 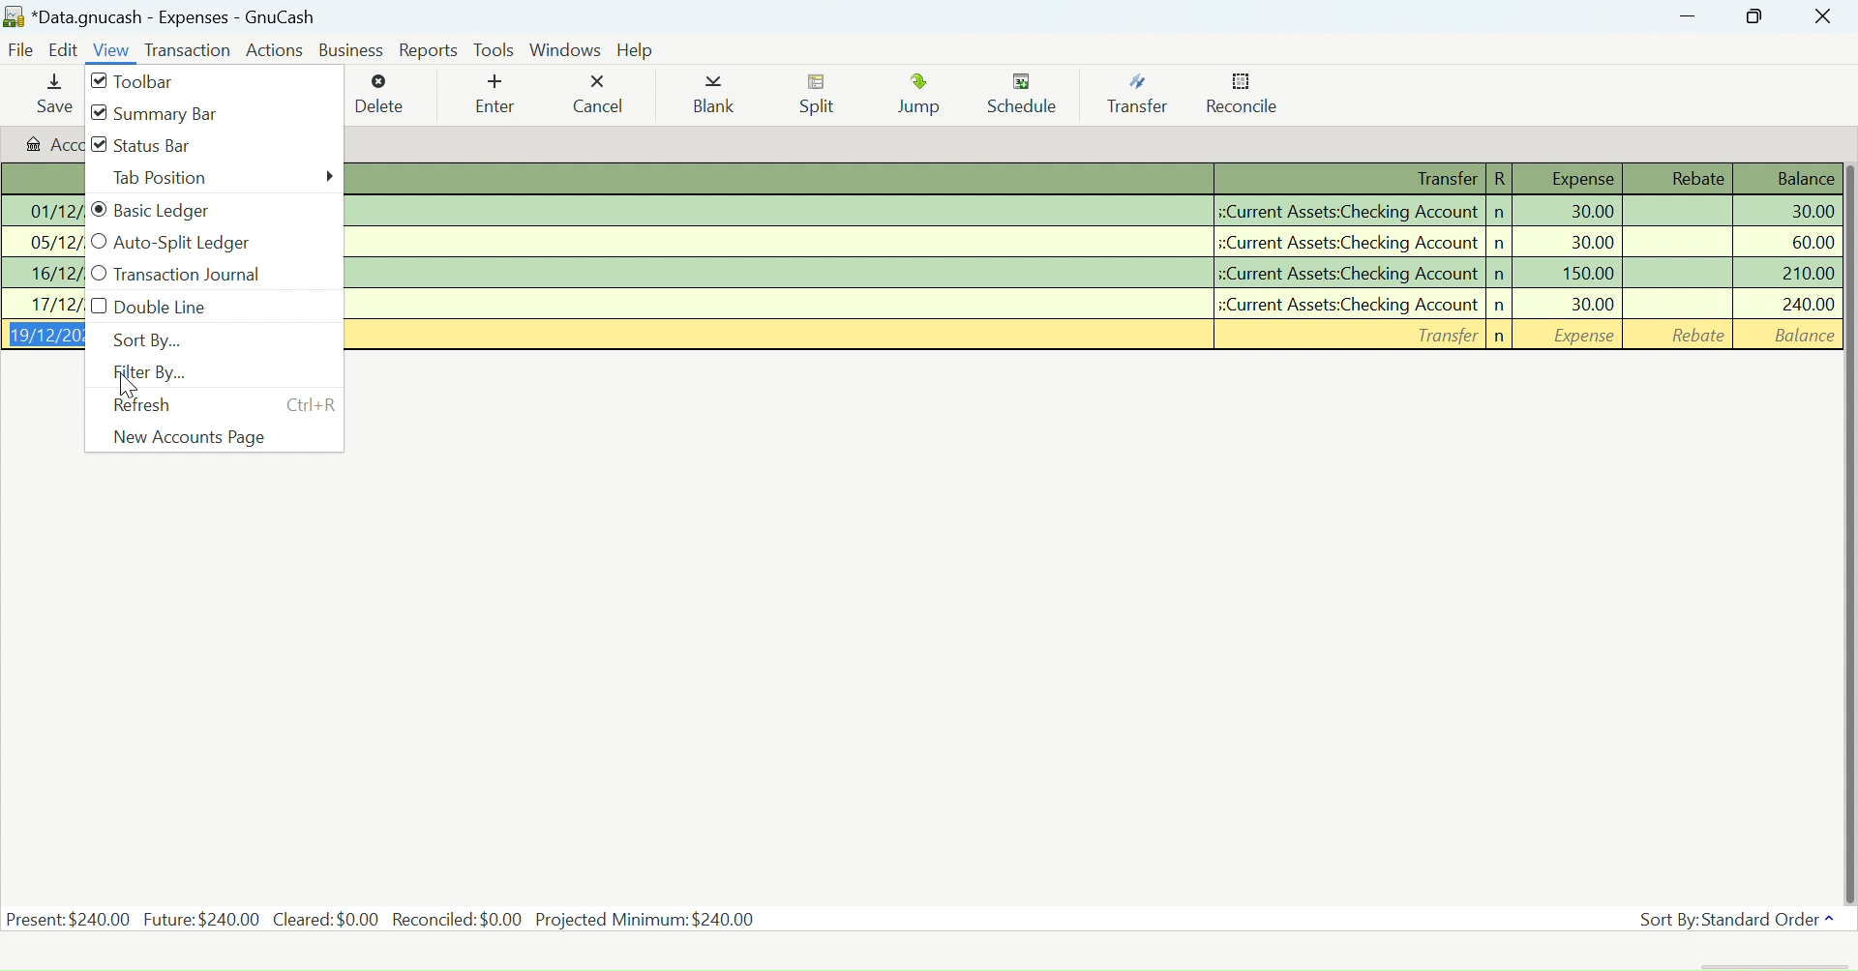 I want to click on Filter By, so click(x=196, y=374).